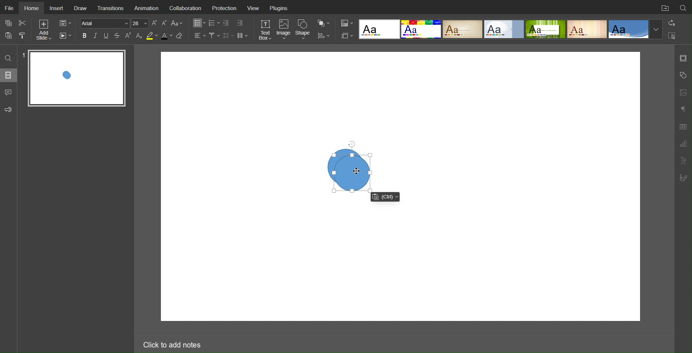 The height and width of the screenshot is (353, 692). I want to click on Strikethrough, so click(117, 36).